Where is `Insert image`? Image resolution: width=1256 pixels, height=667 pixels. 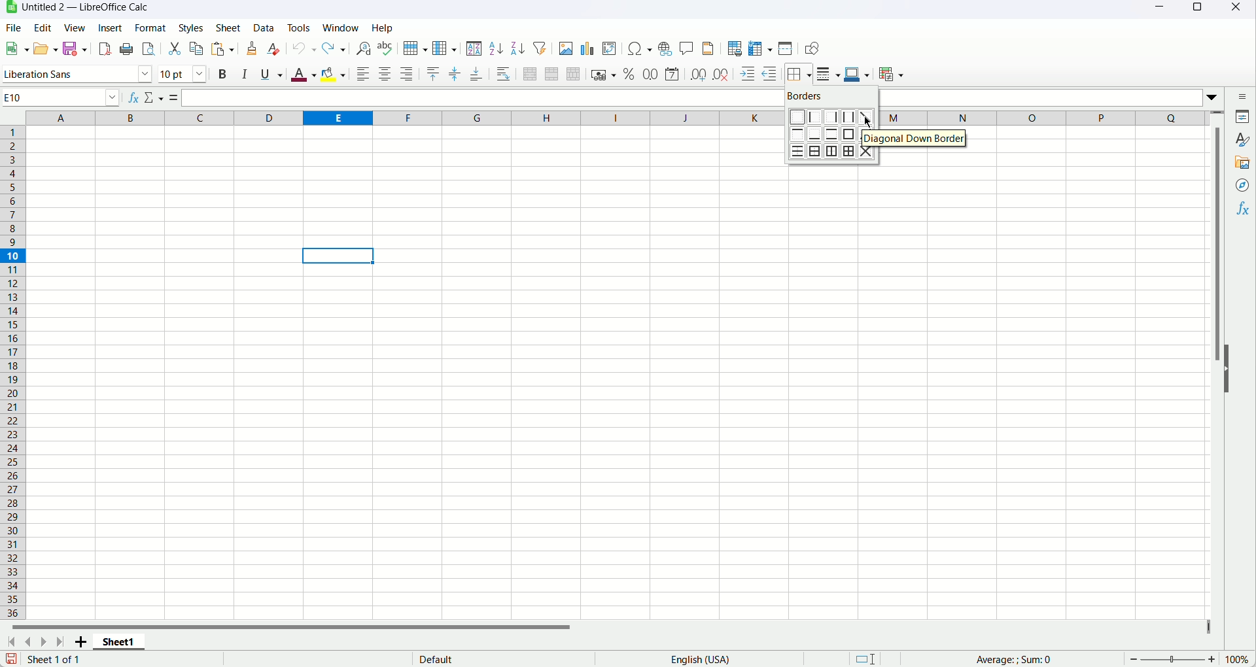
Insert image is located at coordinates (565, 47).